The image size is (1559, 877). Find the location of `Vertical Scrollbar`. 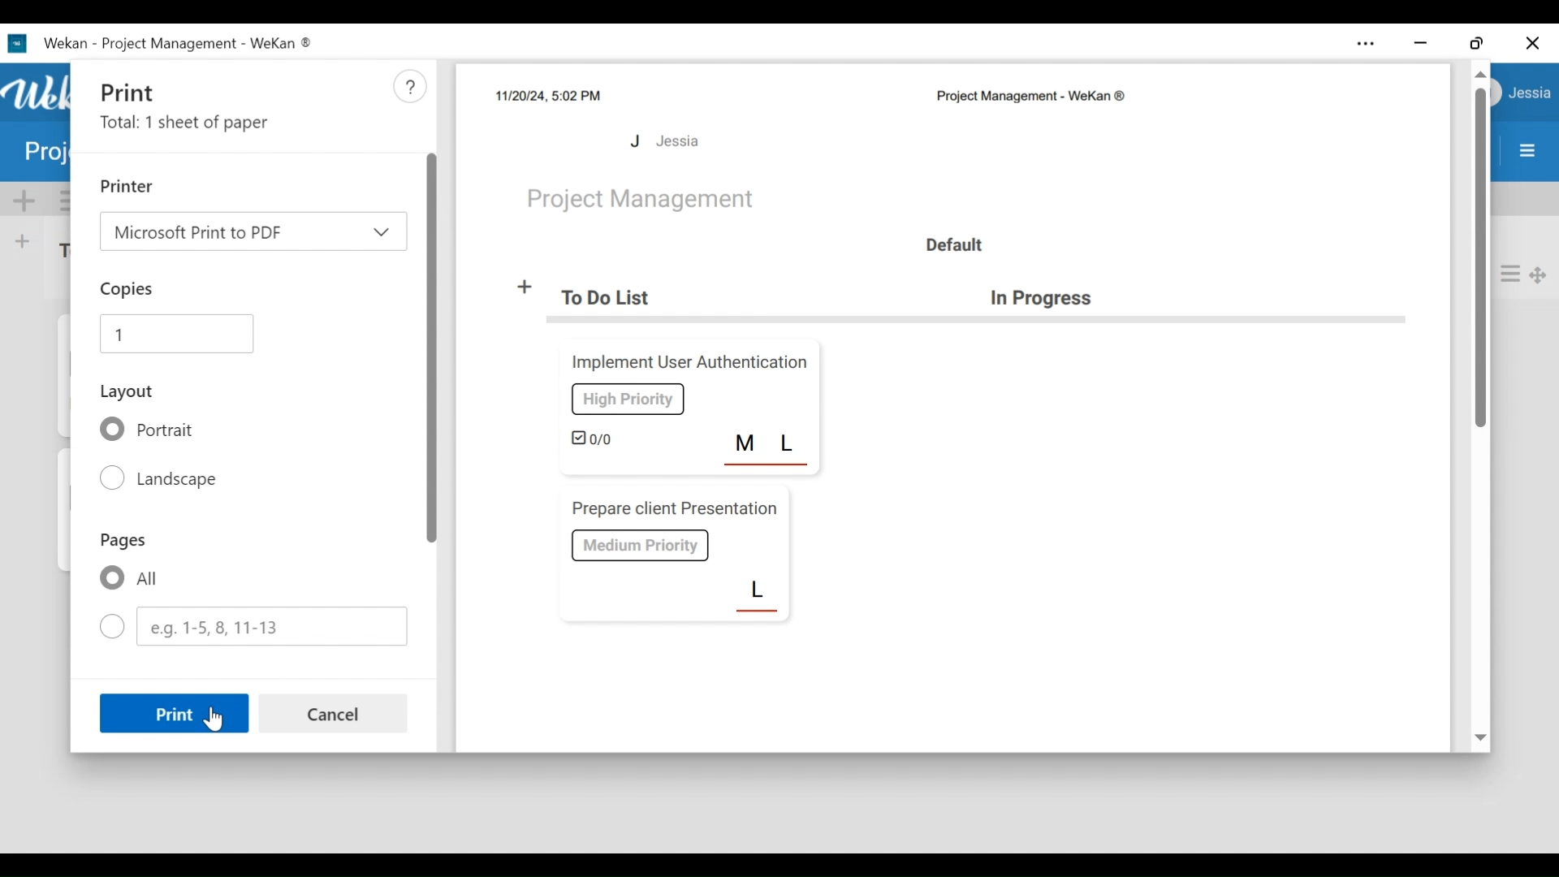

Vertical Scrollbar is located at coordinates (1483, 261).